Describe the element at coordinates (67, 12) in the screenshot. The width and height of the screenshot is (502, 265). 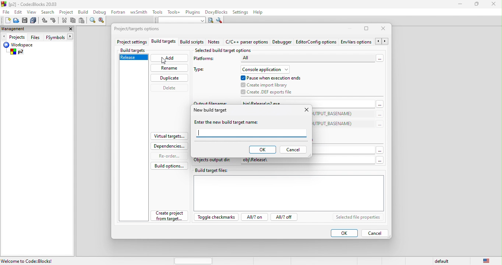
I see `project` at that location.